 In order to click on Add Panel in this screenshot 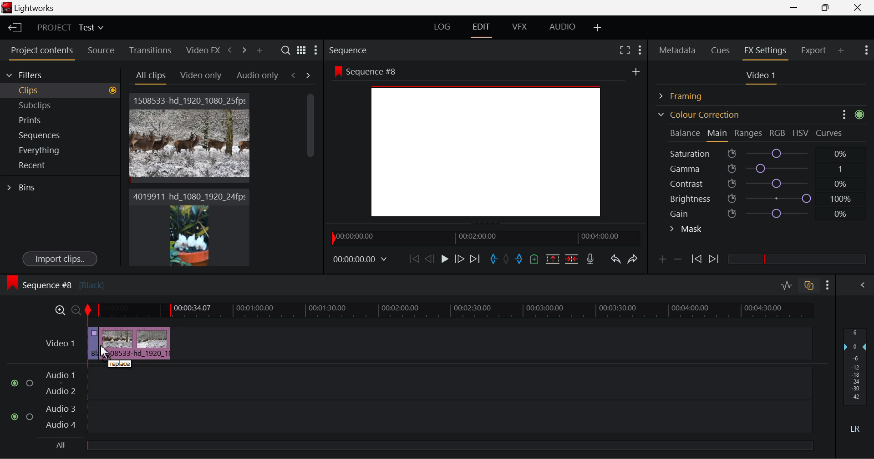, I will do `click(259, 51)`.